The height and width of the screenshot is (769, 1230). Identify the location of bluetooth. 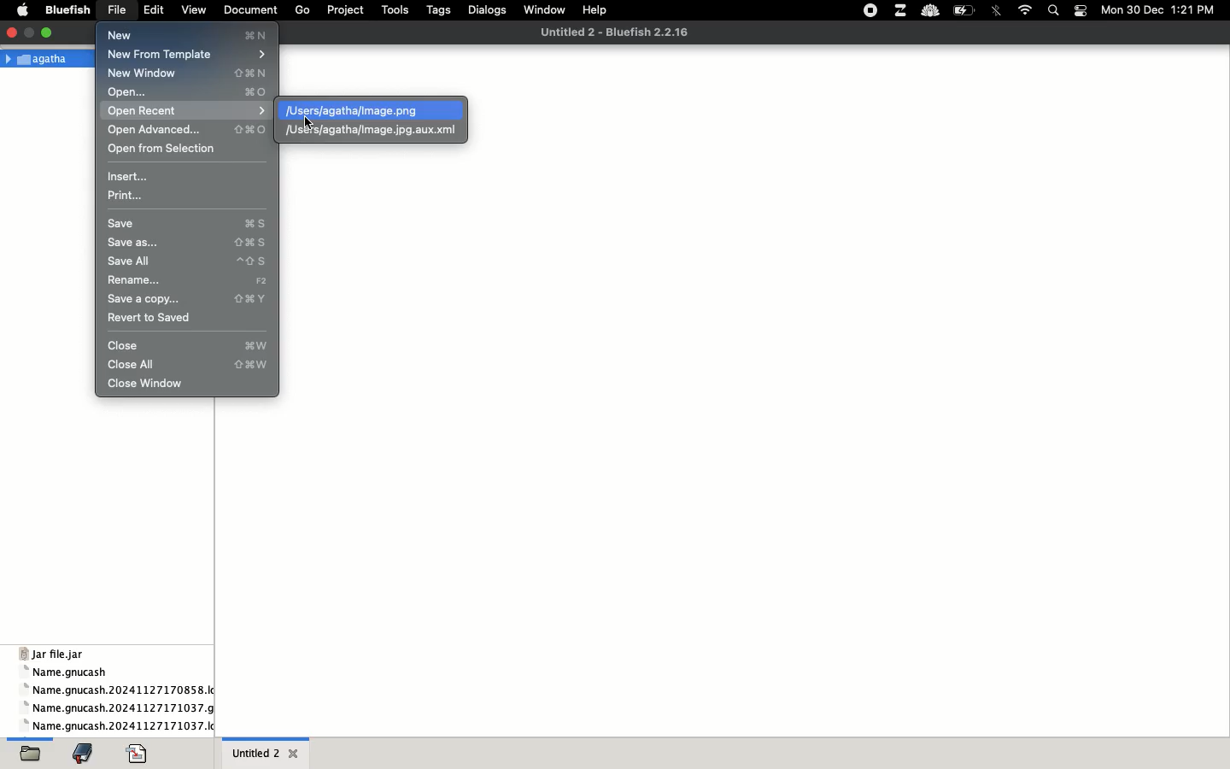
(998, 10).